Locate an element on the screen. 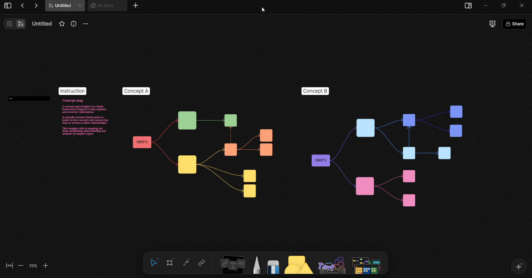 This screenshot has height=278, width=532. Shapes tool is located at coordinates (298, 264).